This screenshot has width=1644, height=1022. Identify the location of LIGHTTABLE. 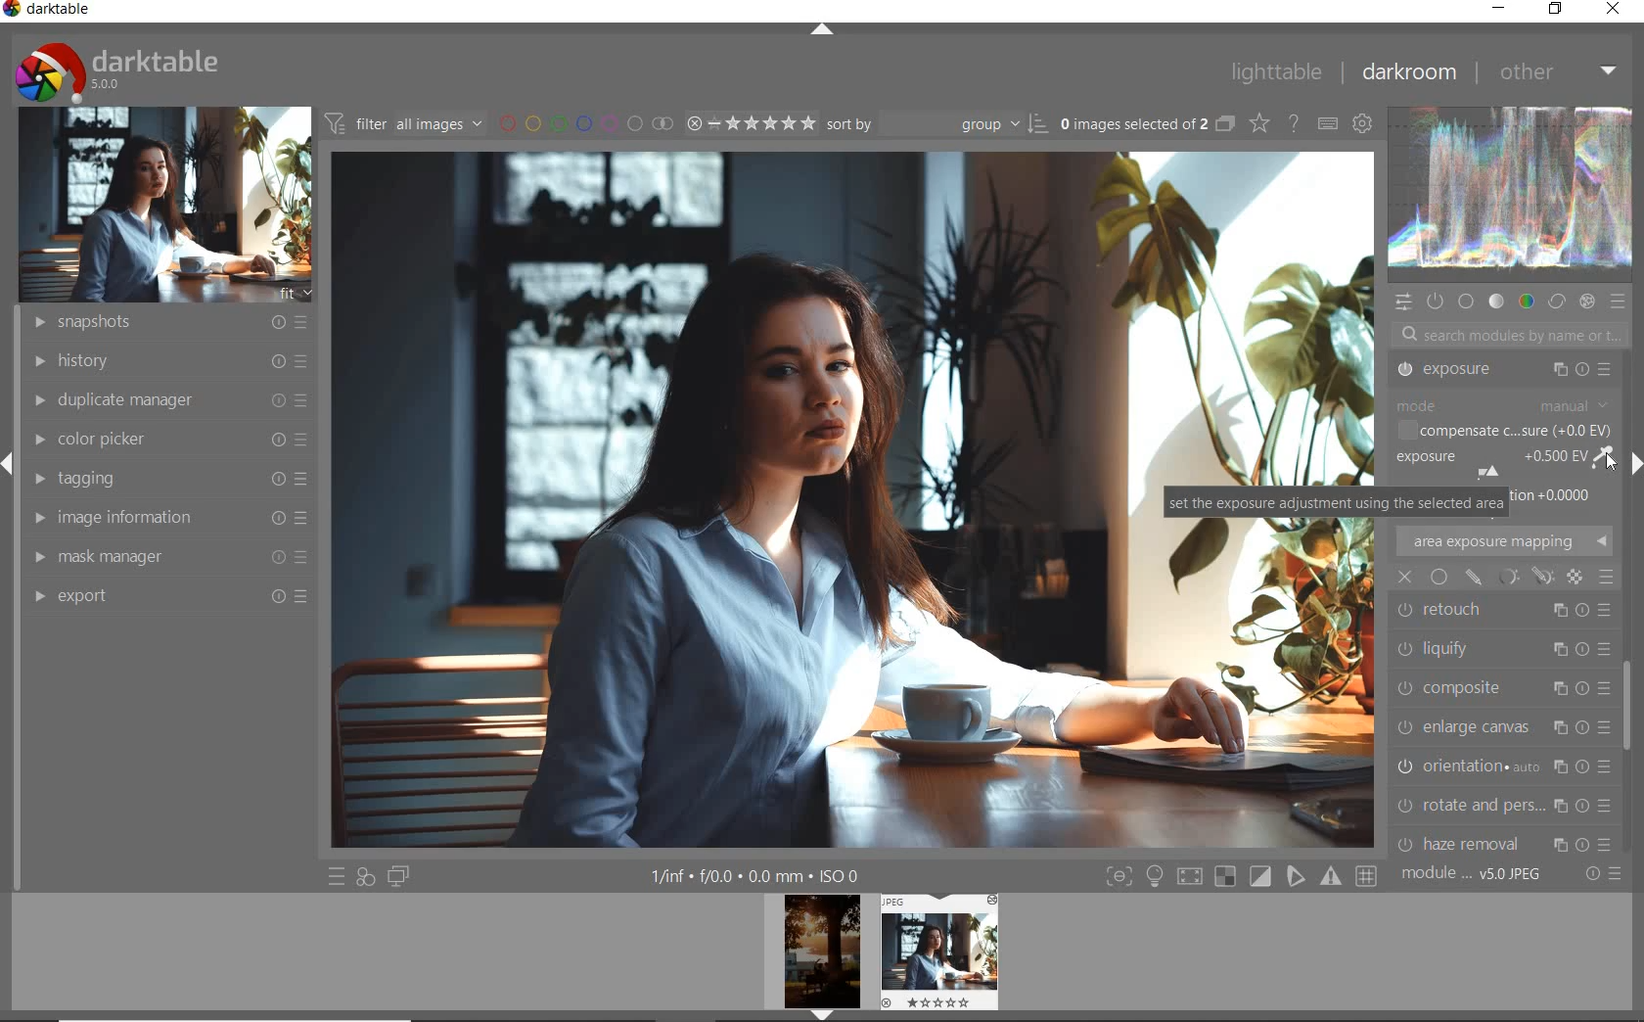
(1277, 72).